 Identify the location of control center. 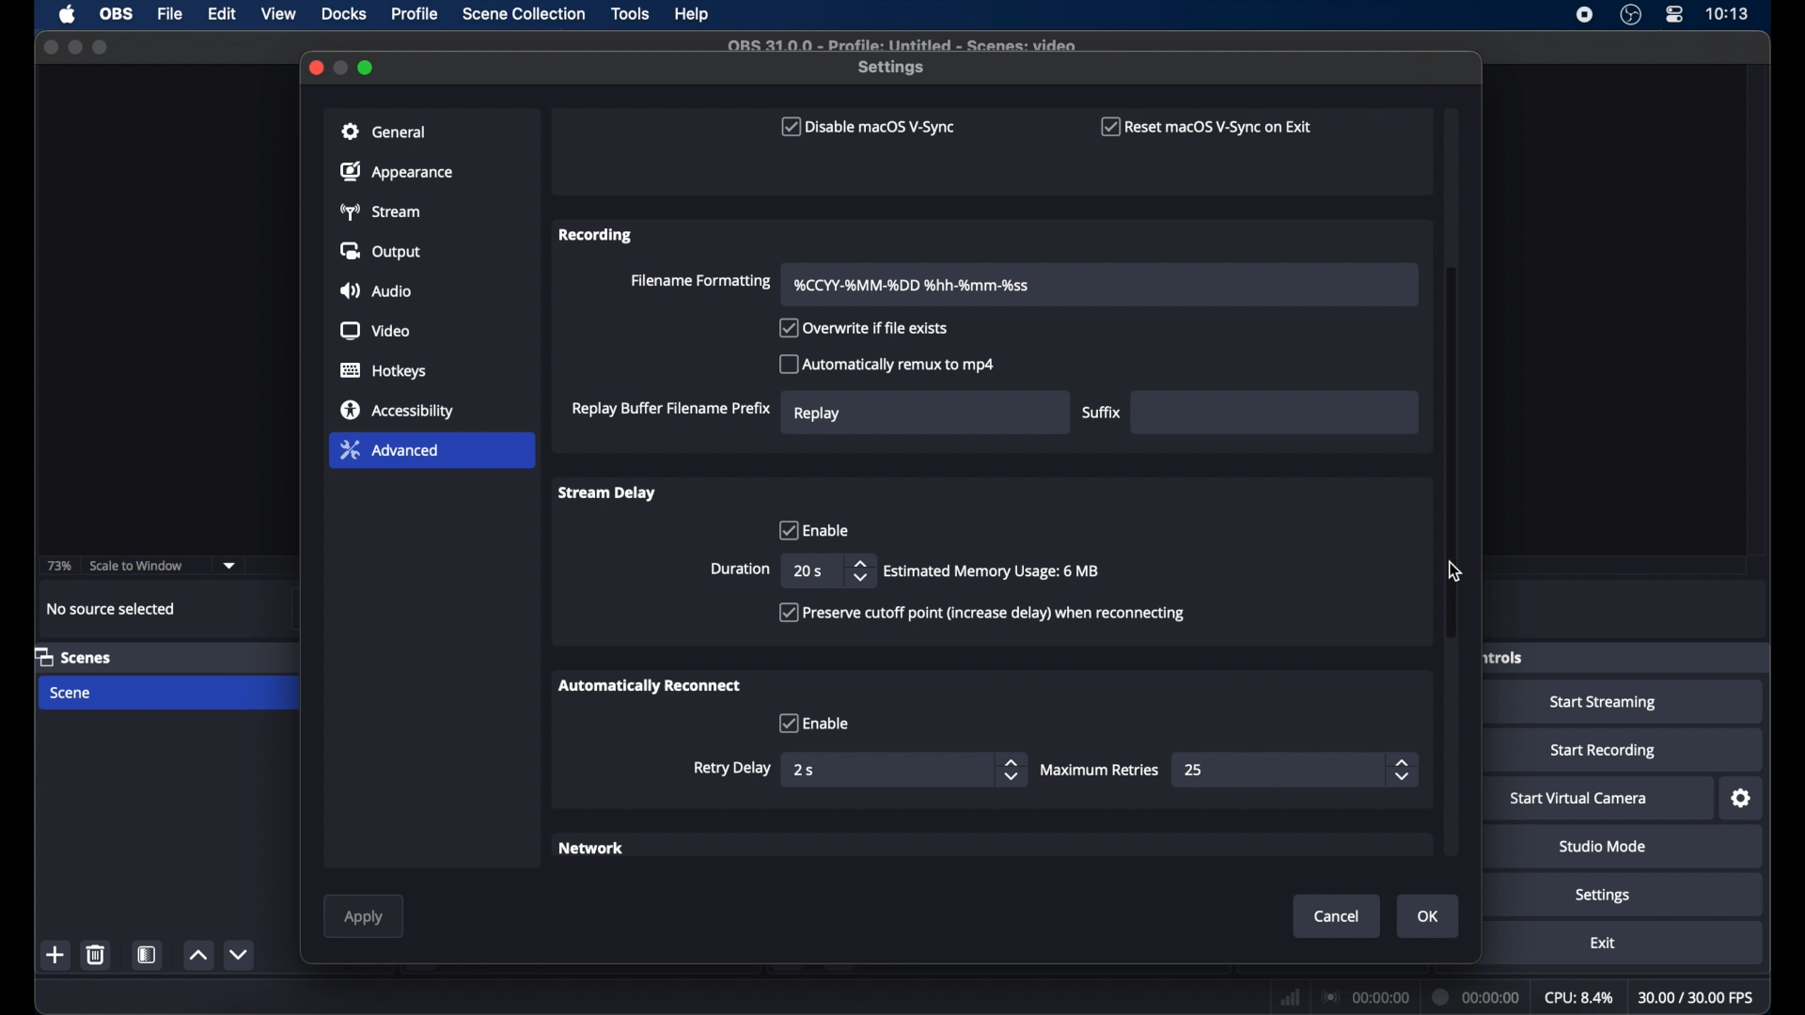
(1673, 15).